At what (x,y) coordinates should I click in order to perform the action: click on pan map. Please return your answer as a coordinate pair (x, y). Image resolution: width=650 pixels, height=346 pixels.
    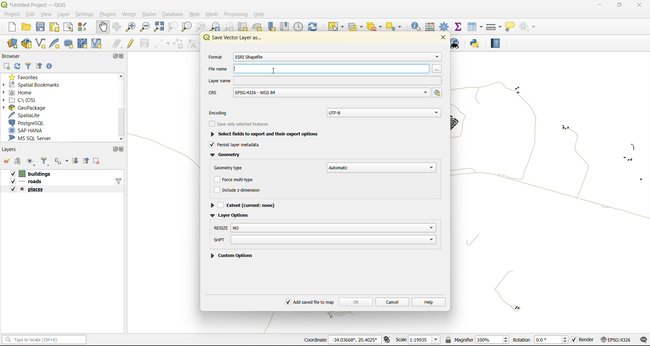
    Looking at the image, I should click on (104, 27).